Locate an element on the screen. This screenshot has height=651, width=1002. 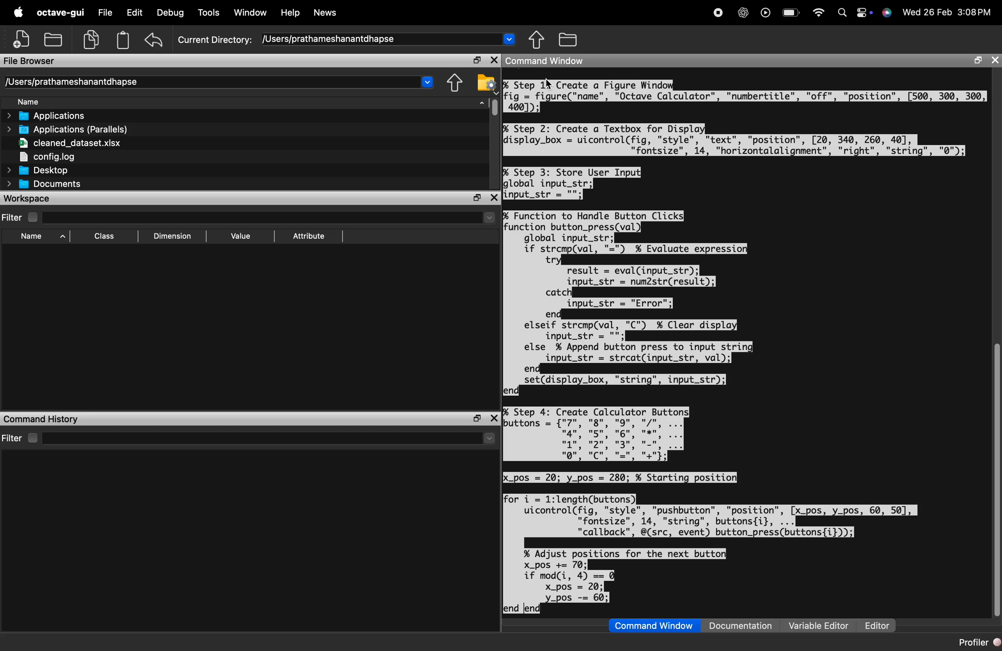
paste is located at coordinates (122, 40).